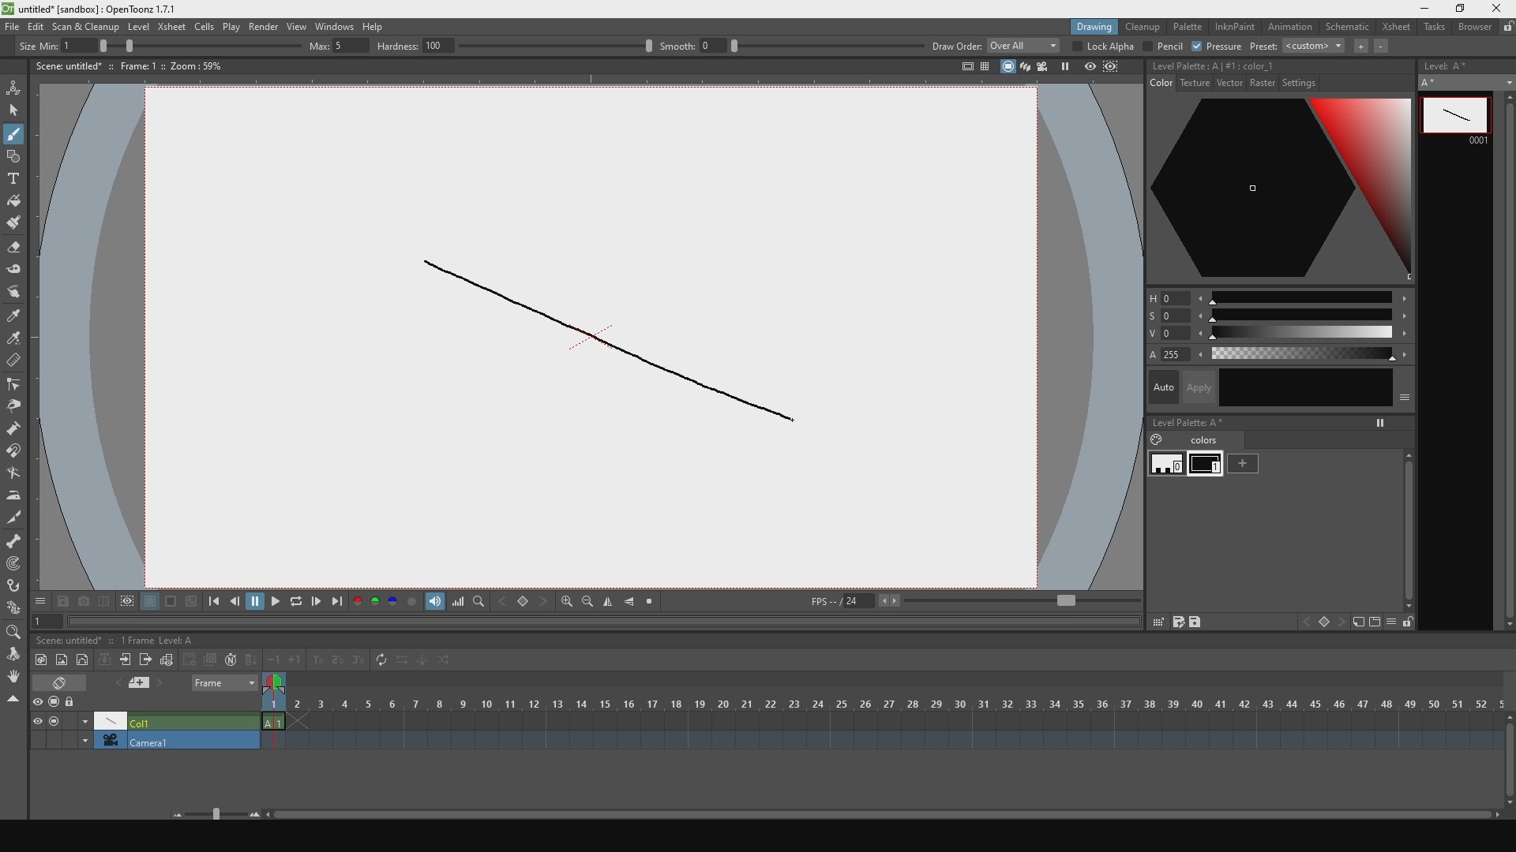 This screenshot has height=852, width=1516. I want to click on capture, so click(82, 603).